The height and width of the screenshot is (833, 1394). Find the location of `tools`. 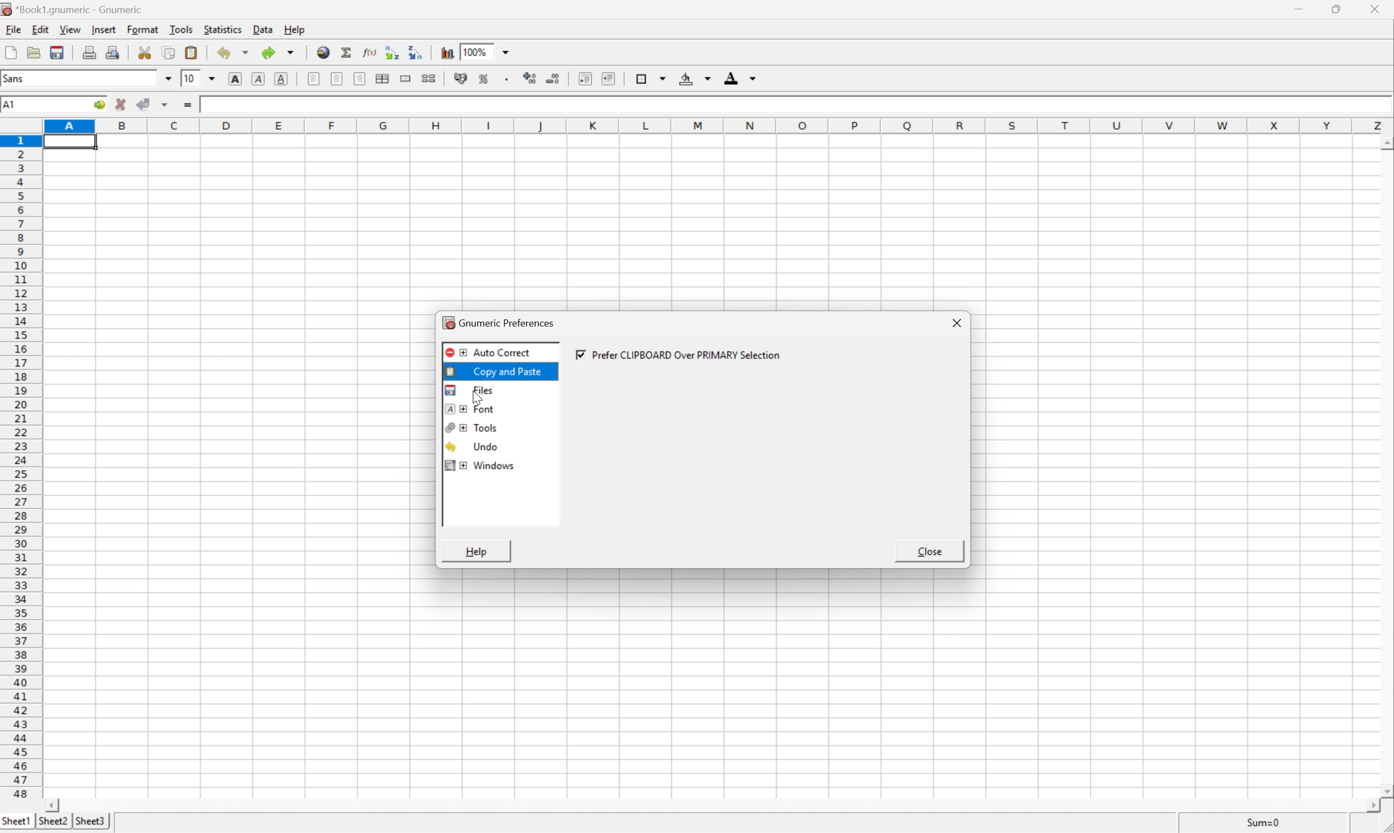

tools is located at coordinates (180, 31).